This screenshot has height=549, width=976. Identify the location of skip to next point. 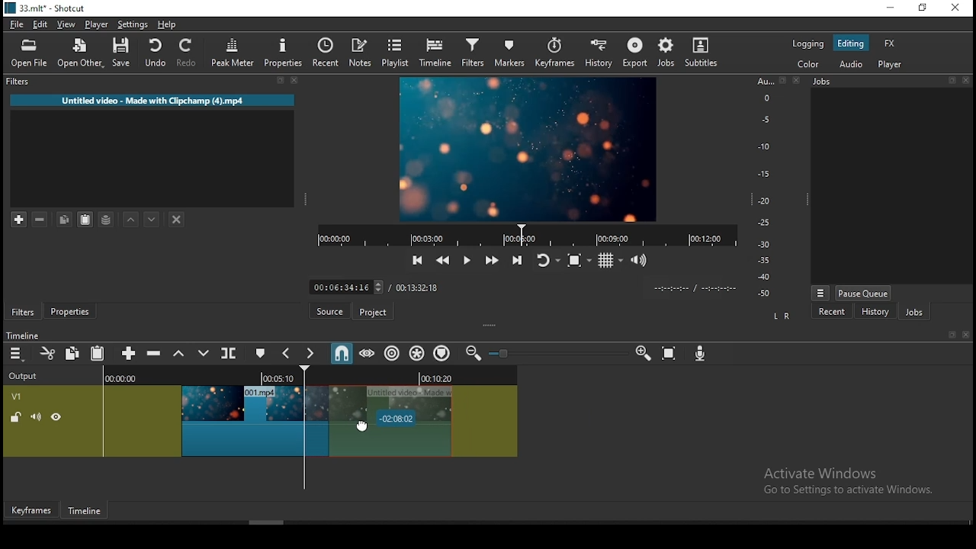
(515, 260).